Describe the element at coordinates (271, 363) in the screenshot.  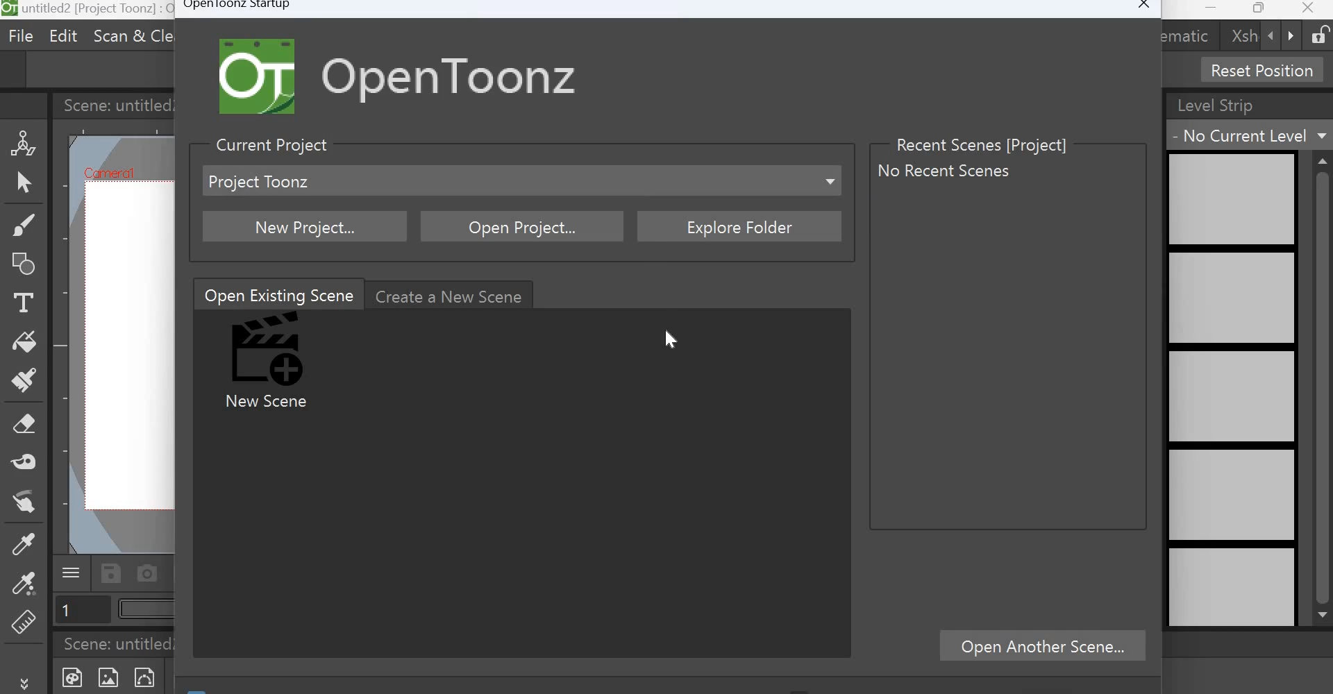
I see `New Scene` at that location.